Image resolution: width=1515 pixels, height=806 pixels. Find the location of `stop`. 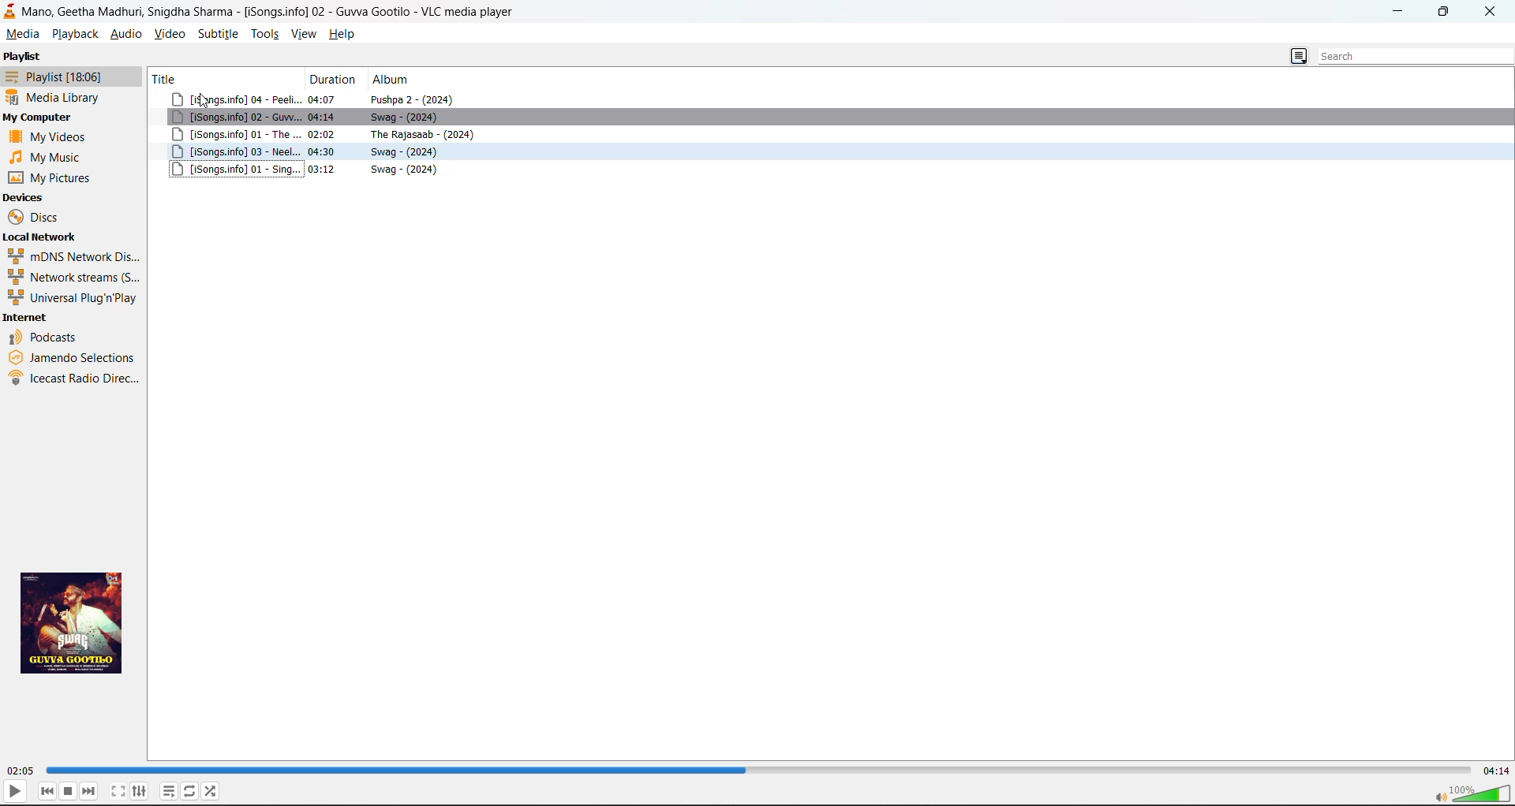

stop is located at coordinates (69, 791).